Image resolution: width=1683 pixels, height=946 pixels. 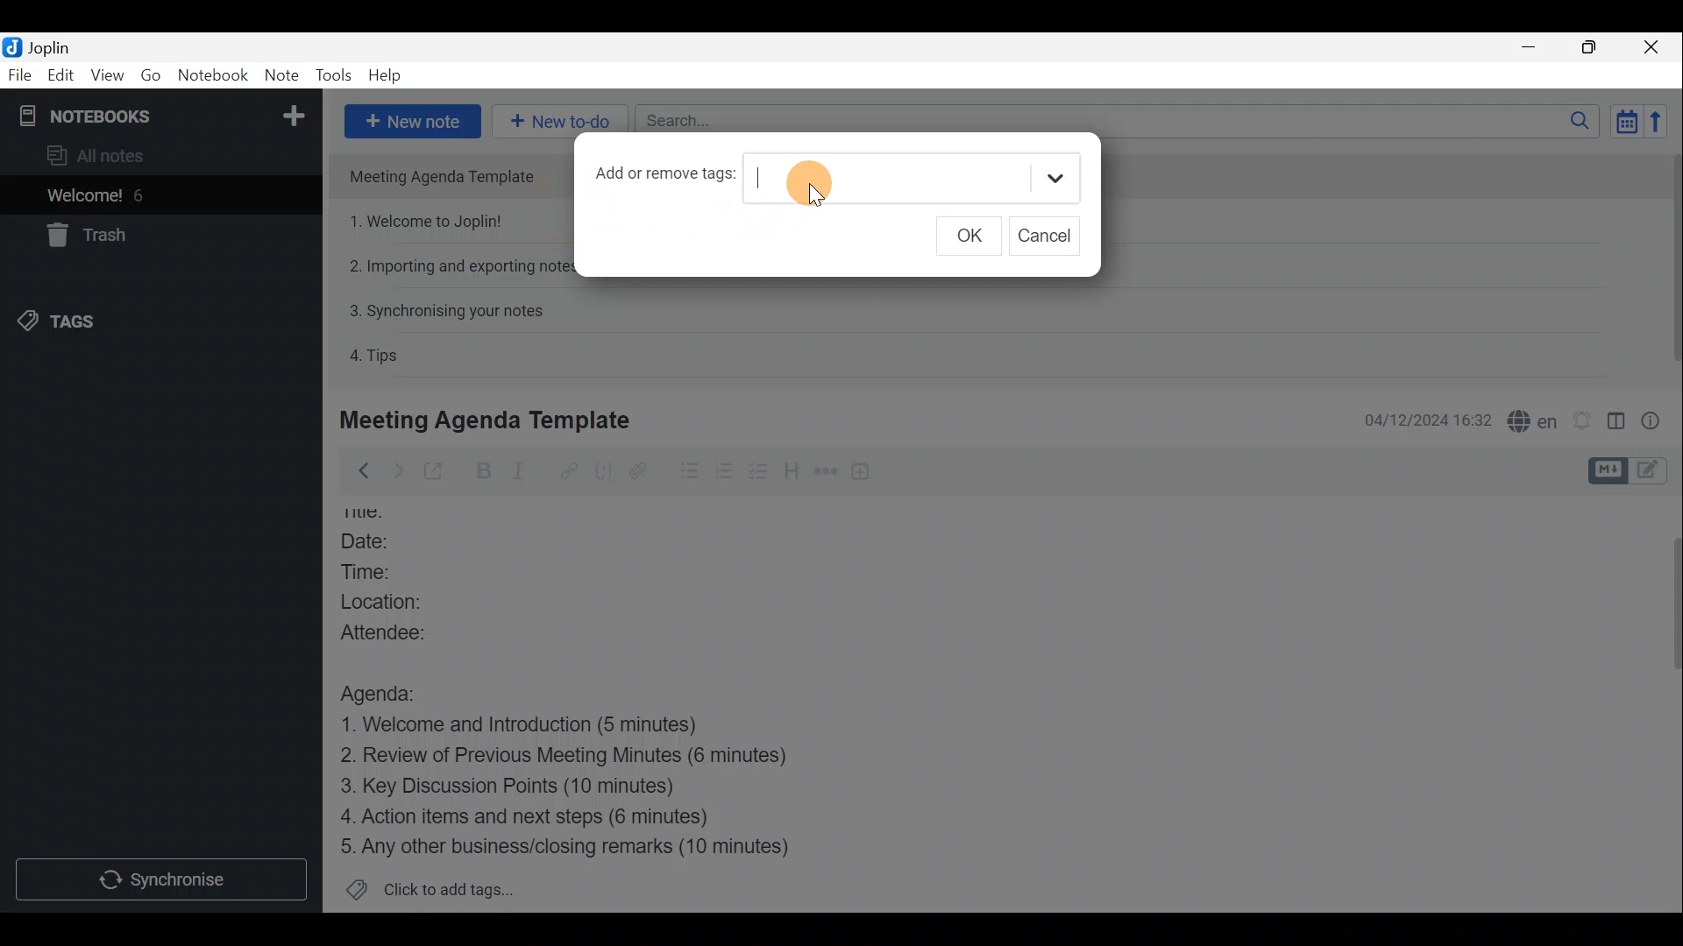 I want to click on Welcome!, so click(x=86, y=197).